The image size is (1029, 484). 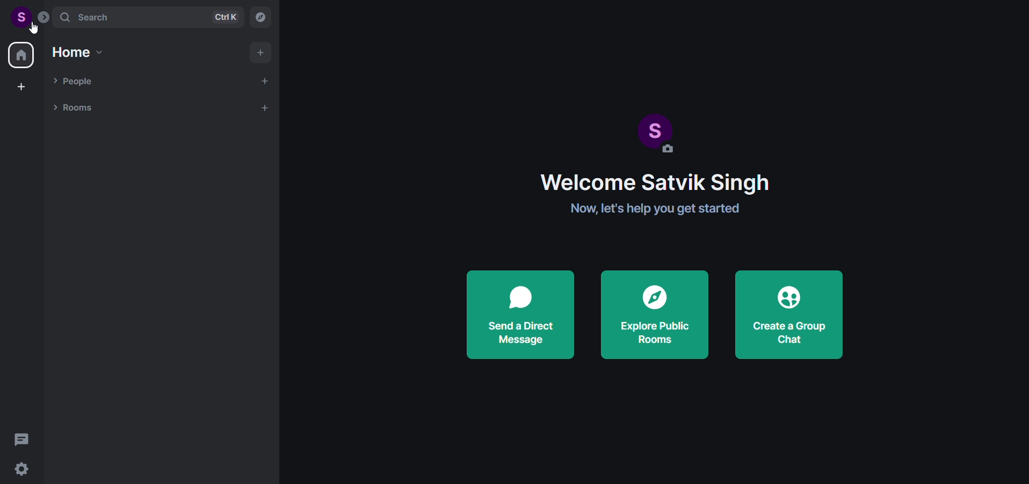 I want to click on setting, so click(x=26, y=468).